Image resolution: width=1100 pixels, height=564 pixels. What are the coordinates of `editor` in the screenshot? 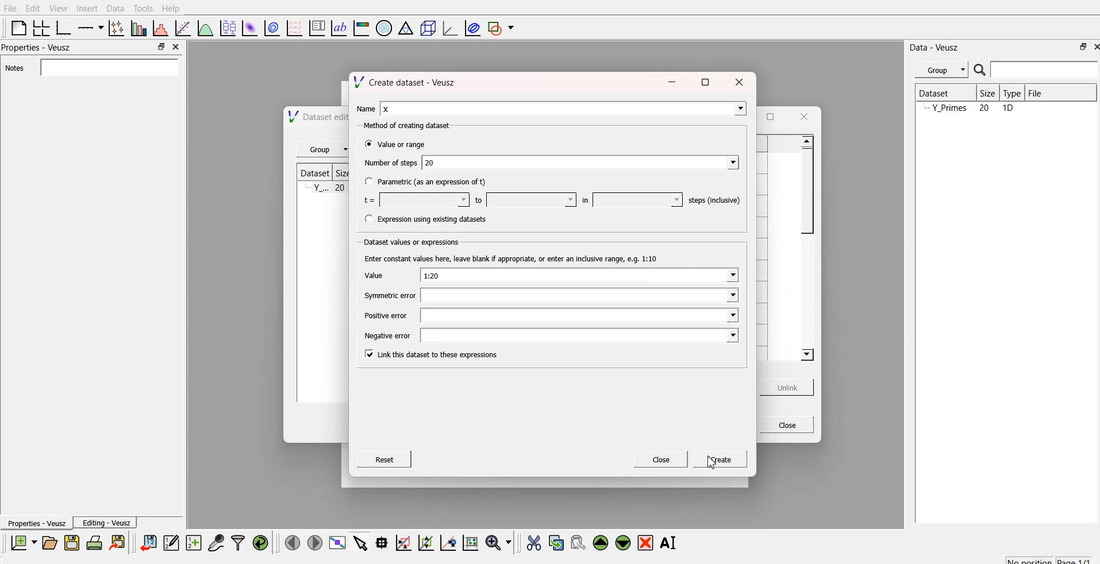 It's located at (172, 542).